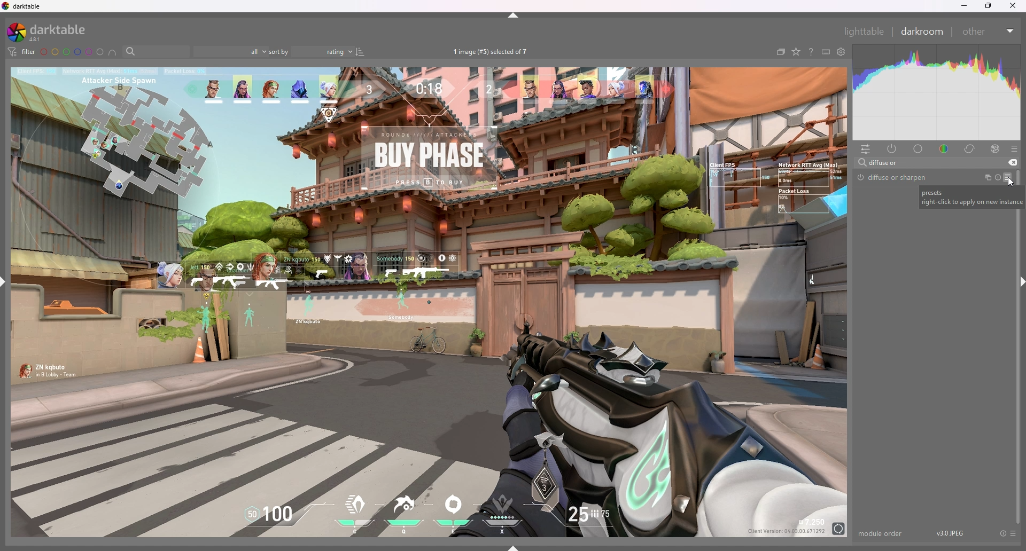 The image size is (1026, 551). Describe the element at coordinates (21, 52) in the screenshot. I see `filter` at that location.